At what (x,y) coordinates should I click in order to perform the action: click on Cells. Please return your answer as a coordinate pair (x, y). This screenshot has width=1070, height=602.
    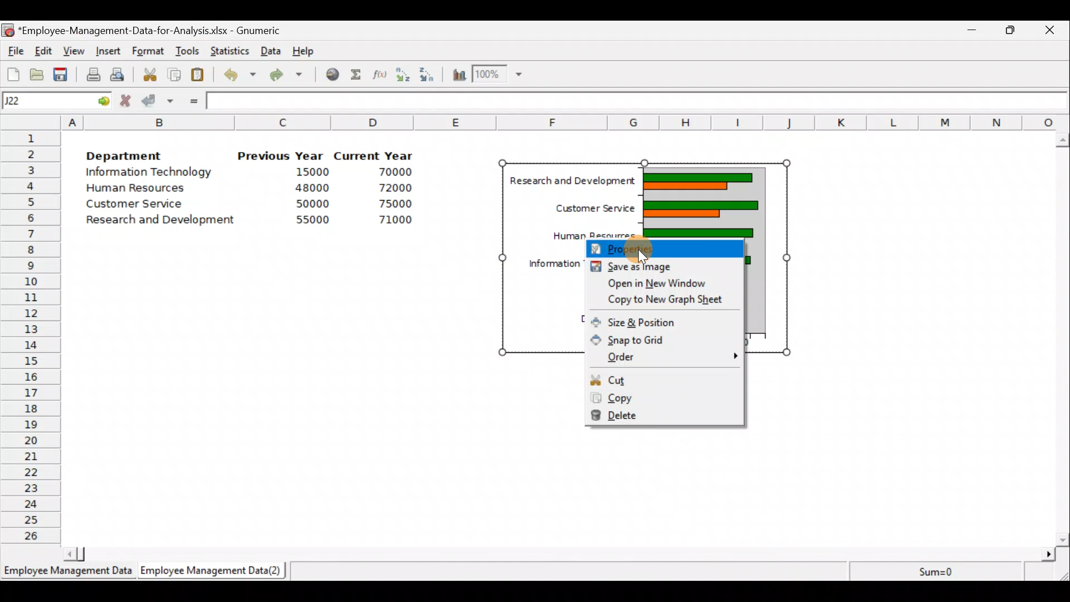
    Looking at the image, I should click on (563, 484).